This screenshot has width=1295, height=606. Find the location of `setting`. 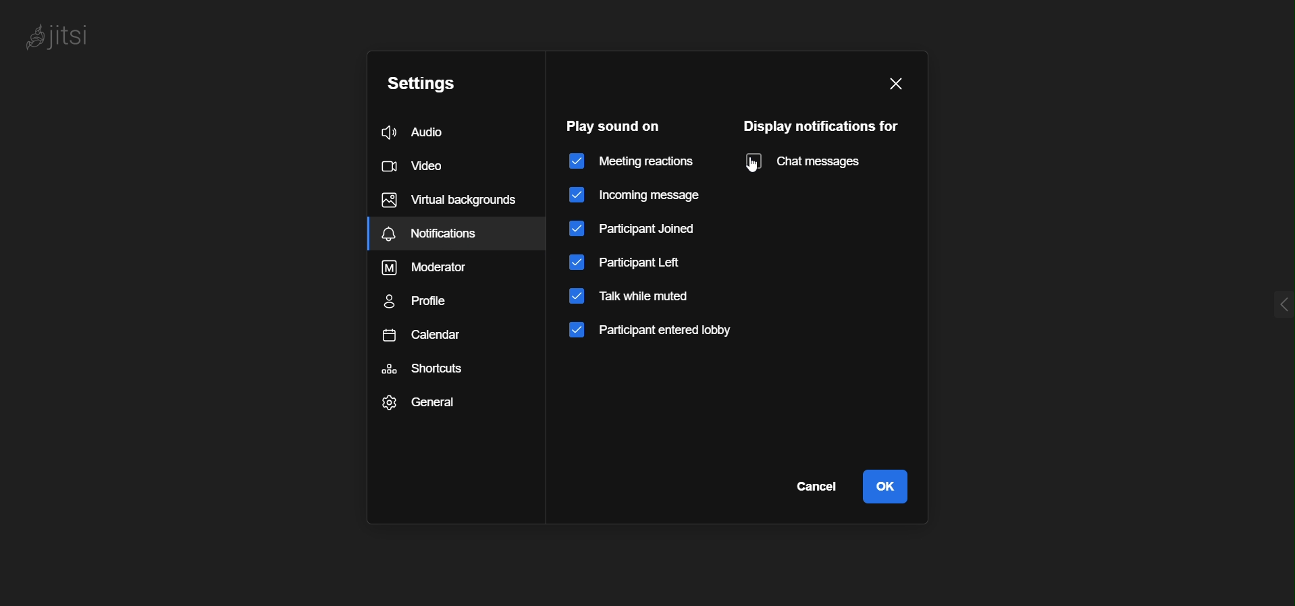

setting is located at coordinates (425, 84).